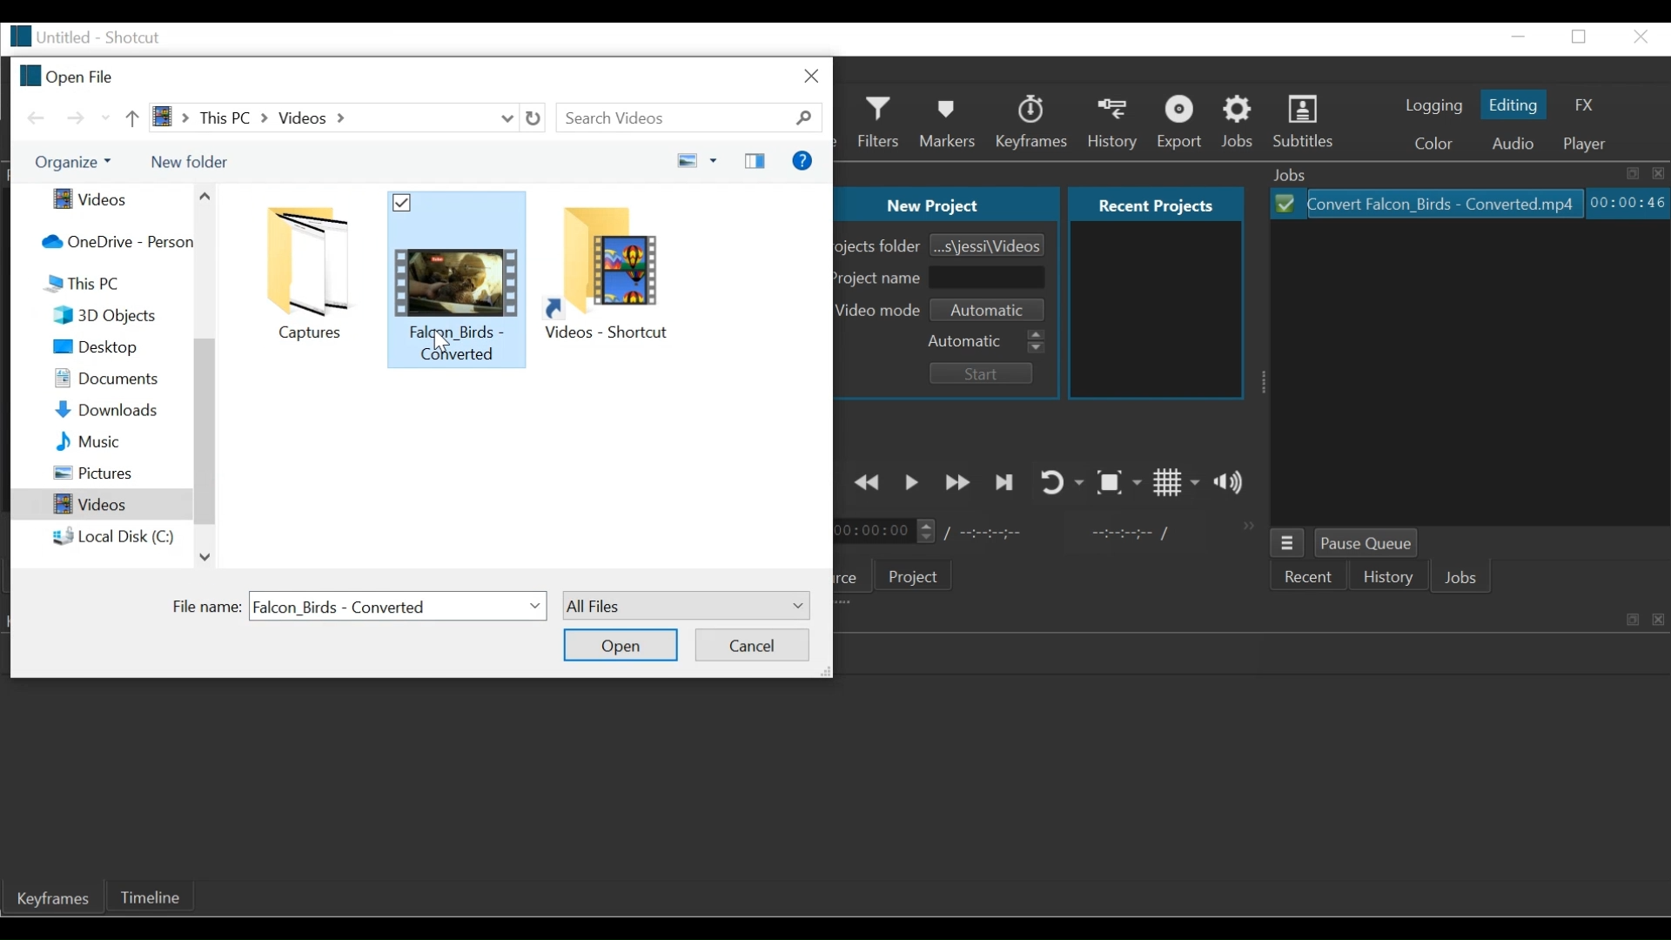 Image resolution: width=1671 pixels, height=940 pixels. Describe the element at coordinates (1463, 576) in the screenshot. I see `Jobs` at that location.